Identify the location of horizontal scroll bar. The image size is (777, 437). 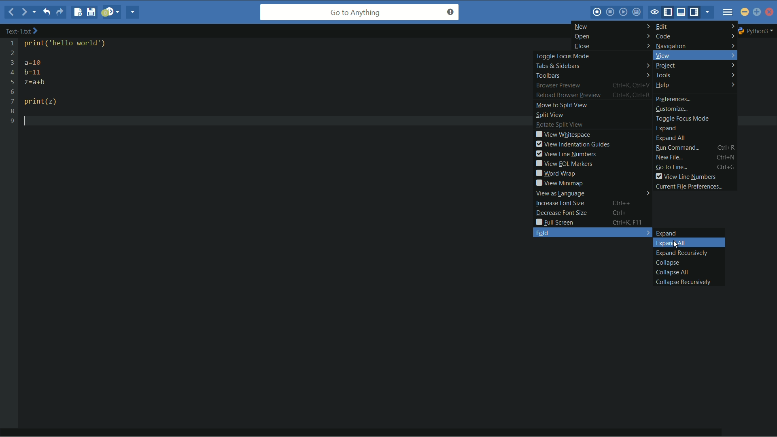
(367, 429).